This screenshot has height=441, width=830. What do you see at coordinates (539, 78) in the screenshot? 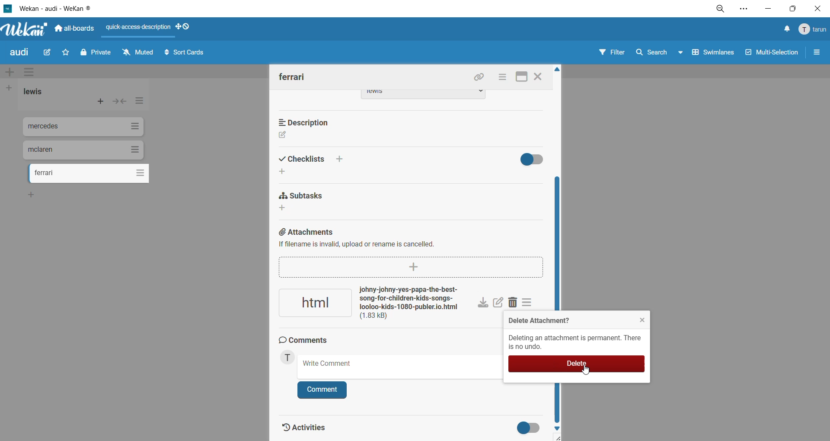
I see `close` at bounding box center [539, 78].